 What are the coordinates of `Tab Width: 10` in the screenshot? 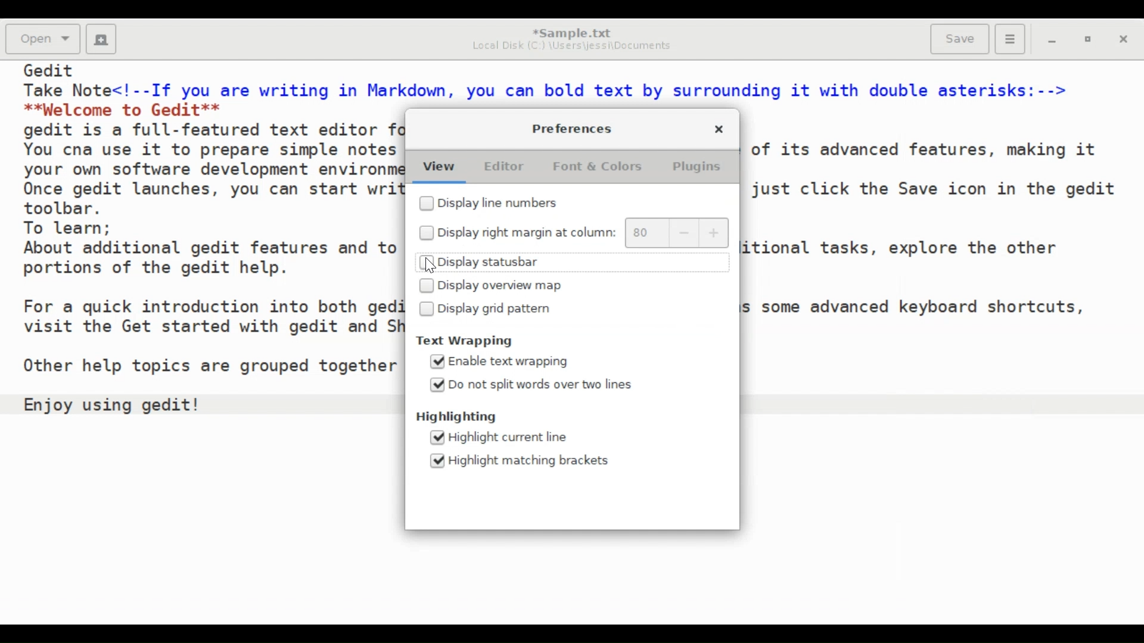 It's located at (877, 612).